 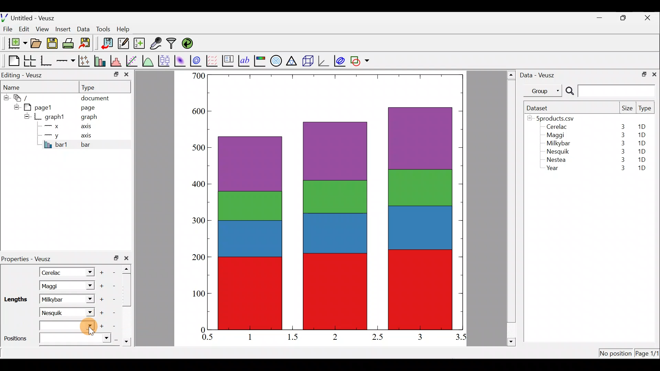 What do you see at coordinates (208, 338) in the screenshot?
I see `0.5` at bounding box center [208, 338].